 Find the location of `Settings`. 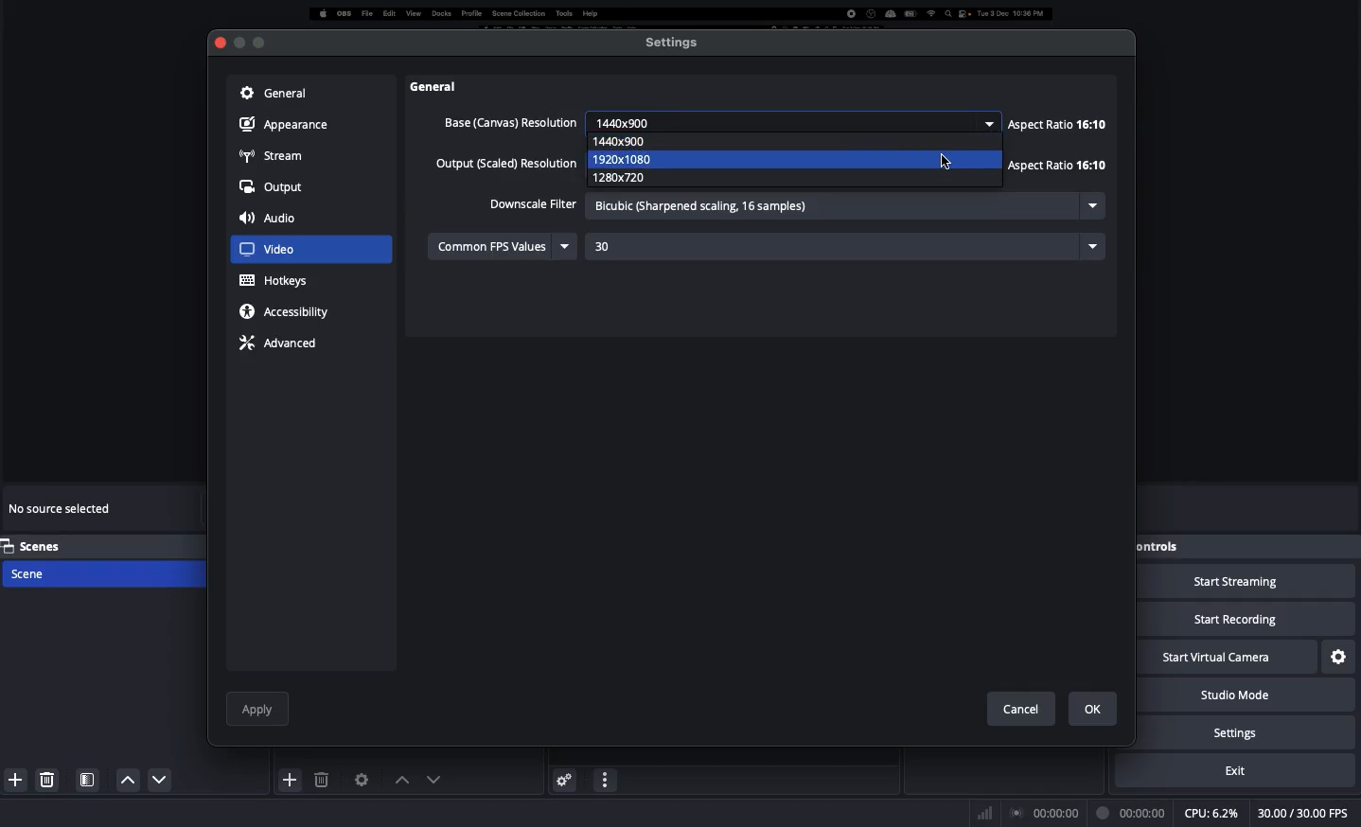

Settings is located at coordinates (1340, 655).